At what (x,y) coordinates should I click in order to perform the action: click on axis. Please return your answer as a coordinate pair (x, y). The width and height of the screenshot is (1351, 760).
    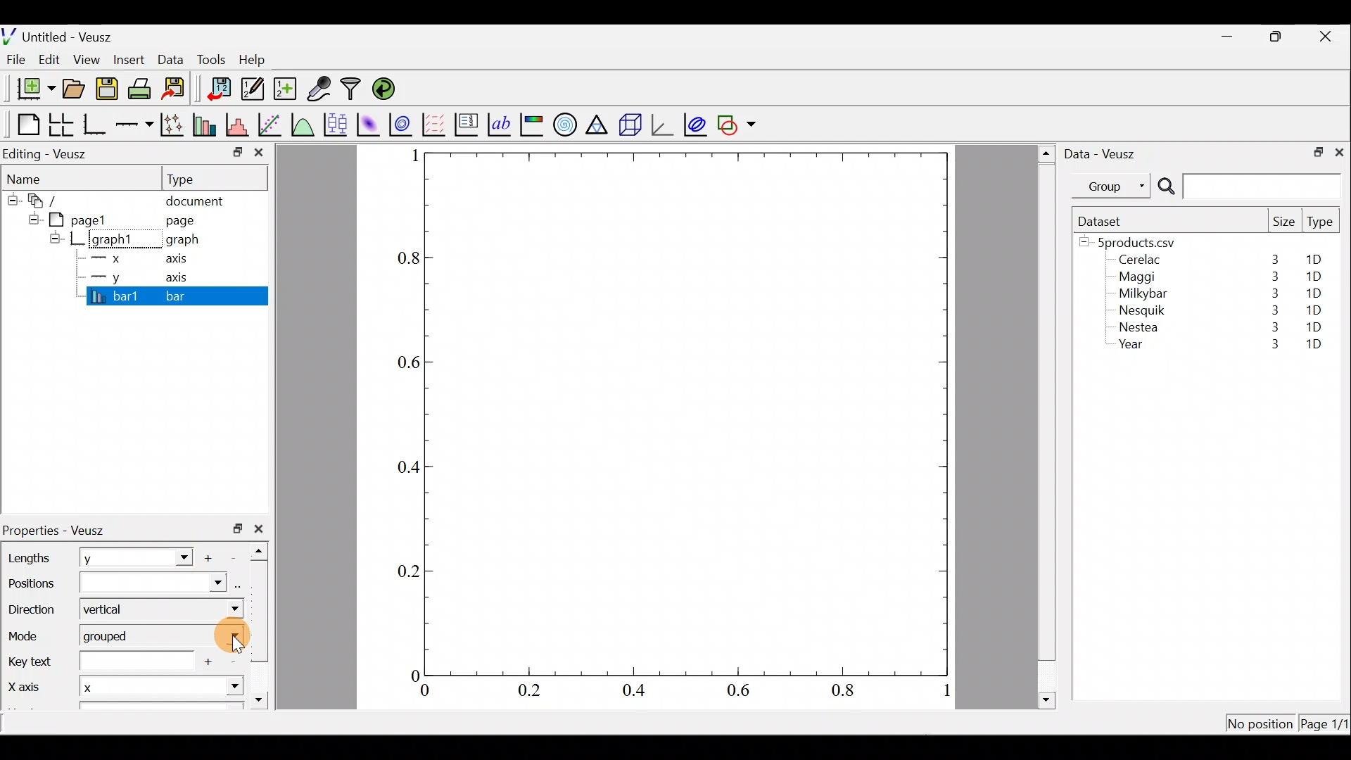
    Looking at the image, I should click on (183, 279).